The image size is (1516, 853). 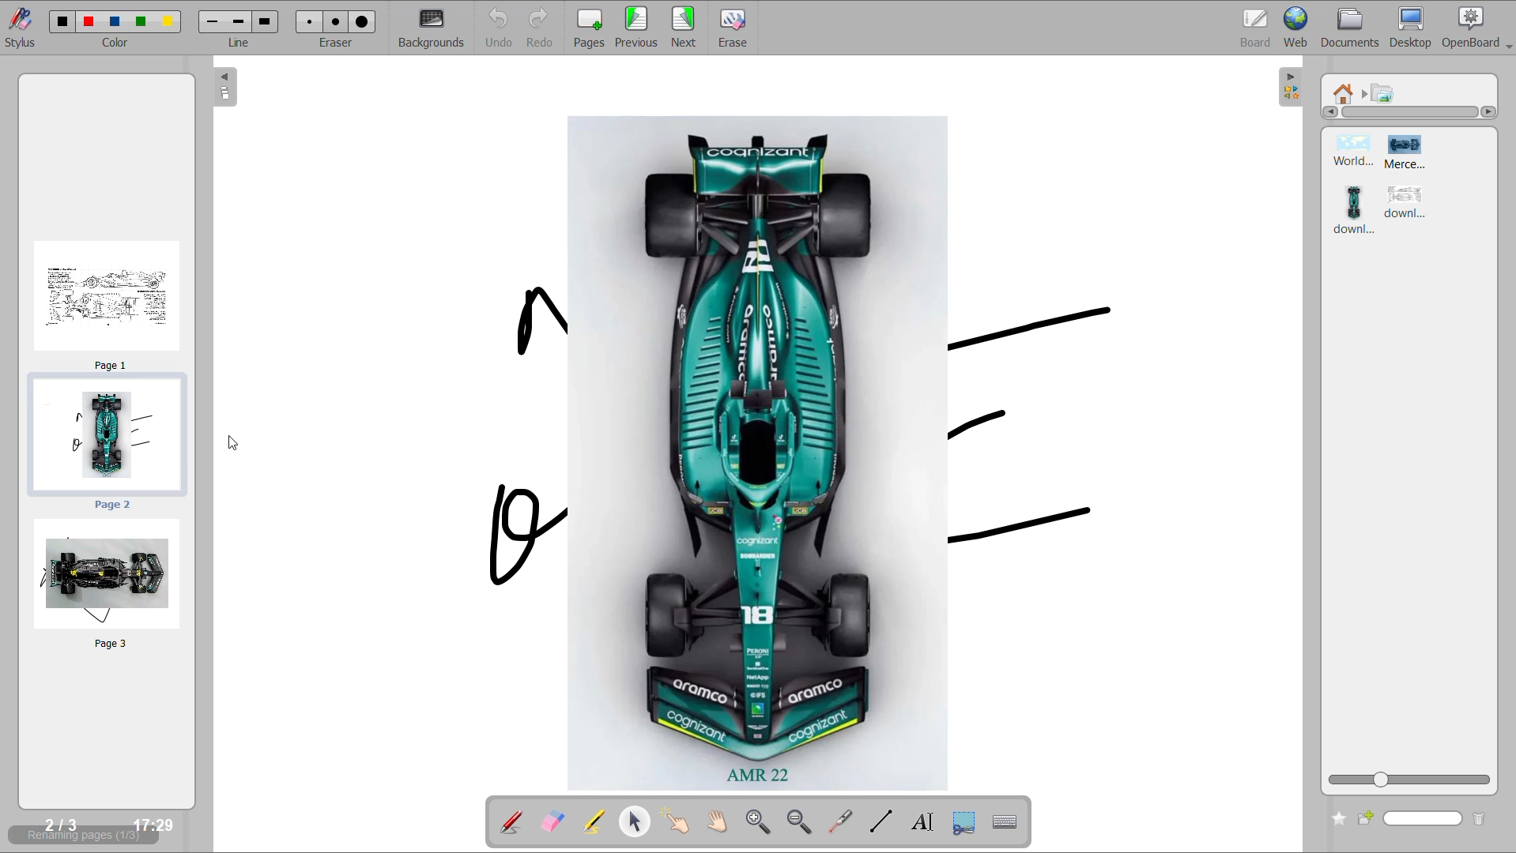 What do you see at coordinates (115, 21) in the screenshot?
I see `color 3` at bounding box center [115, 21].